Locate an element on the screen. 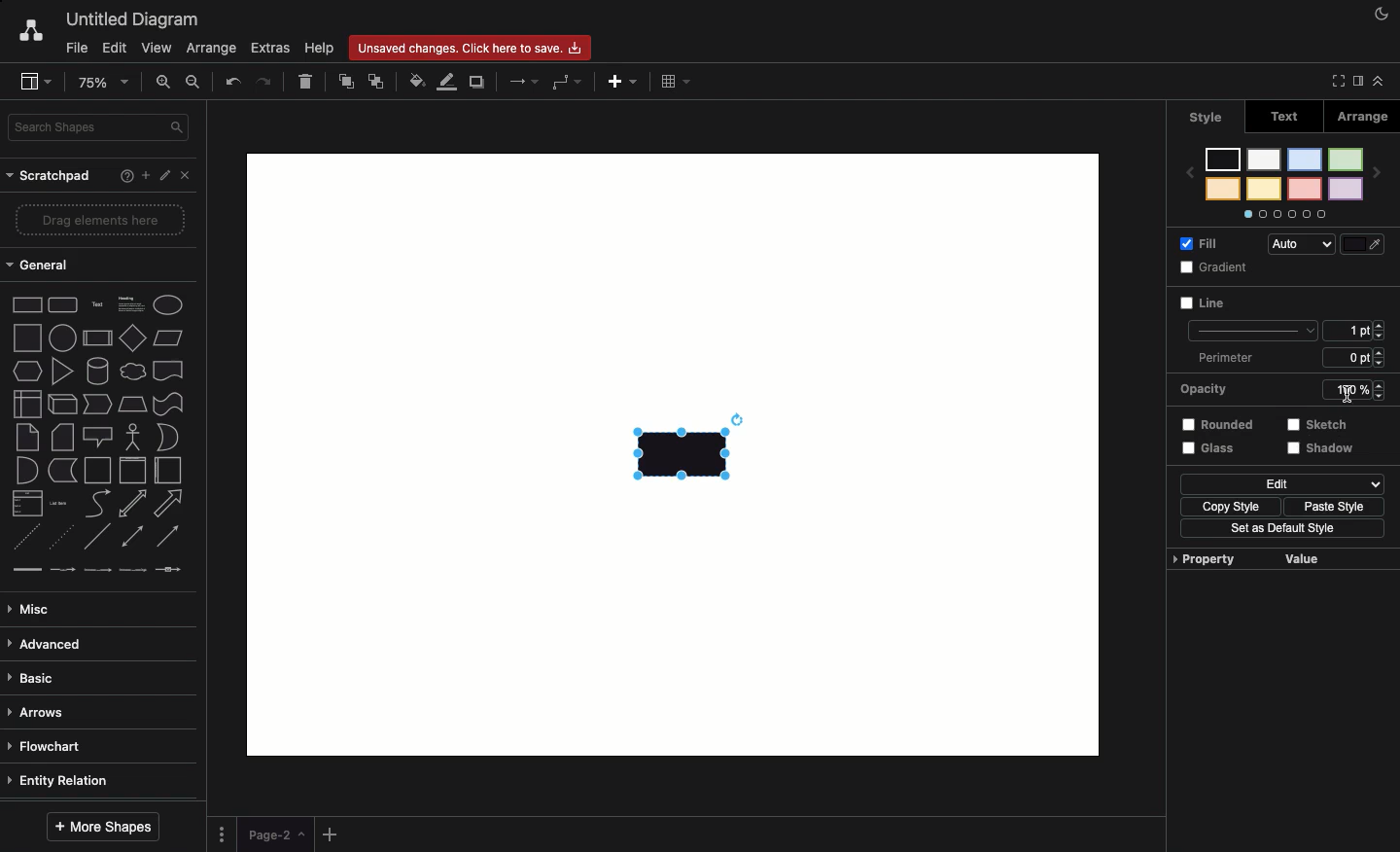 This screenshot has height=852, width=1400. Auto is located at coordinates (1302, 243).